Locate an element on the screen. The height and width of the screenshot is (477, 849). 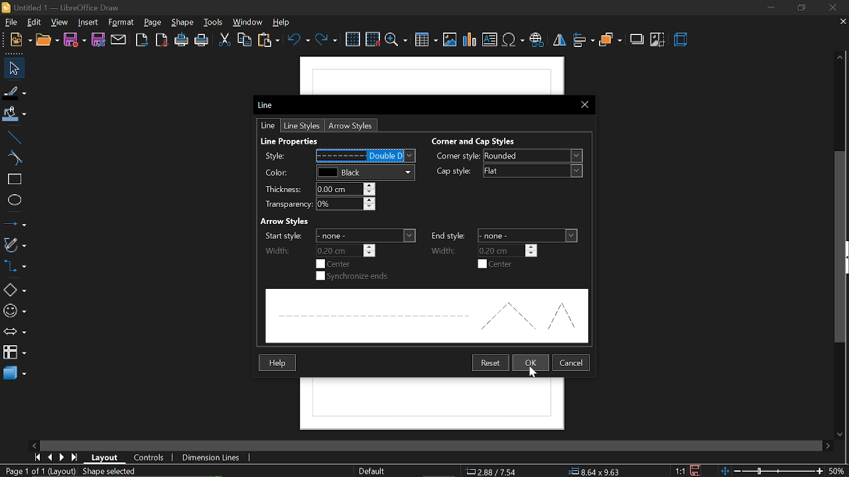
controls is located at coordinates (148, 457).